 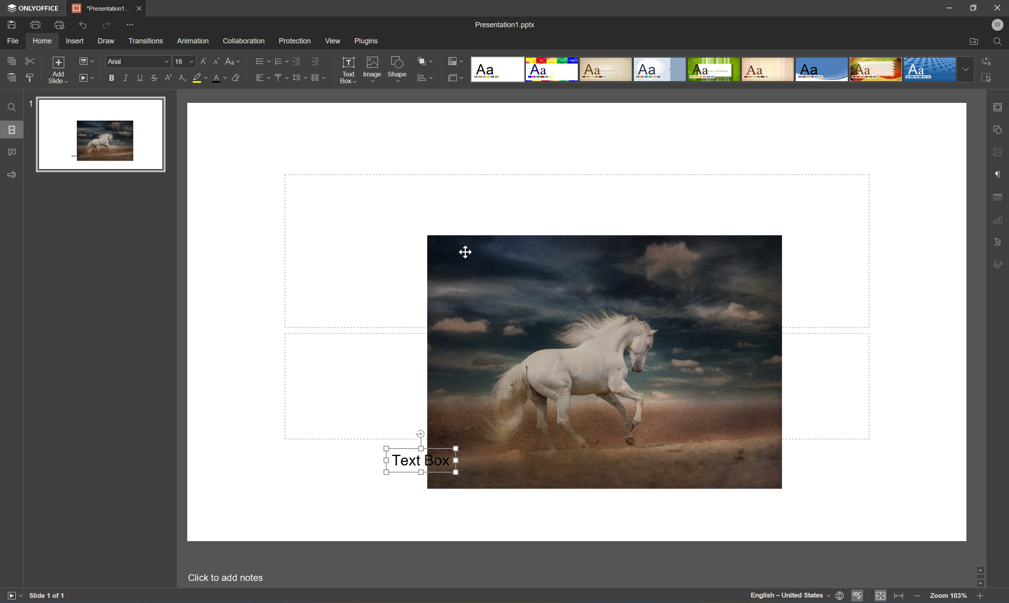 What do you see at coordinates (841, 596) in the screenshot?
I see `Set document language` at bounding box center [841, 596].